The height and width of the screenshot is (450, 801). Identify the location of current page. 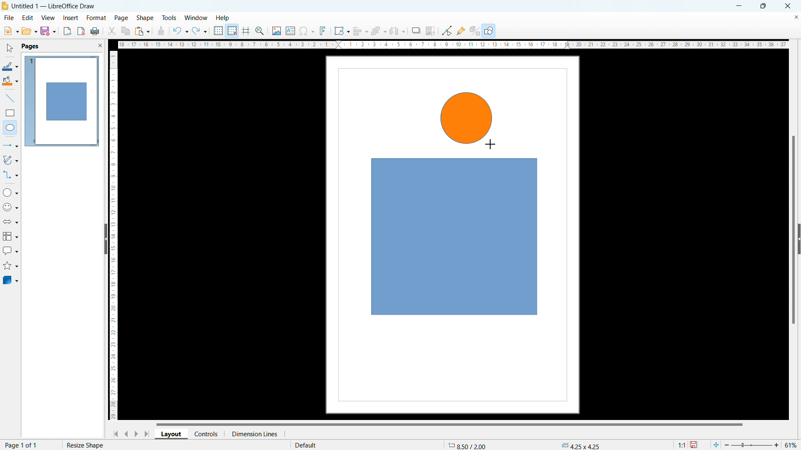
(22, 445).